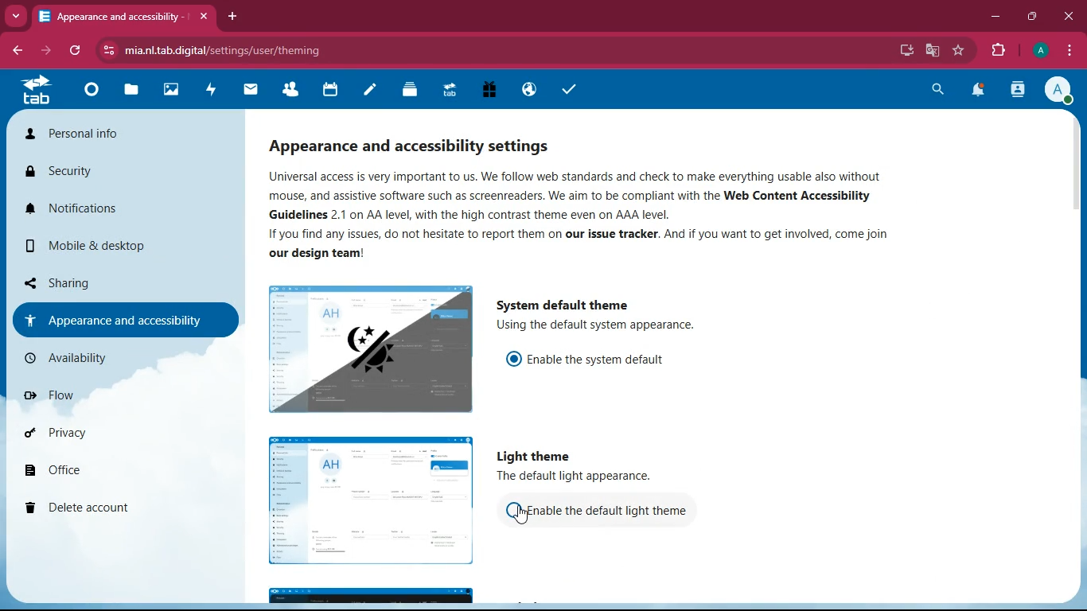  What do you see at coordinates (513, 360) in the screenshot?
I see `on` at bounding box center [513, 360].